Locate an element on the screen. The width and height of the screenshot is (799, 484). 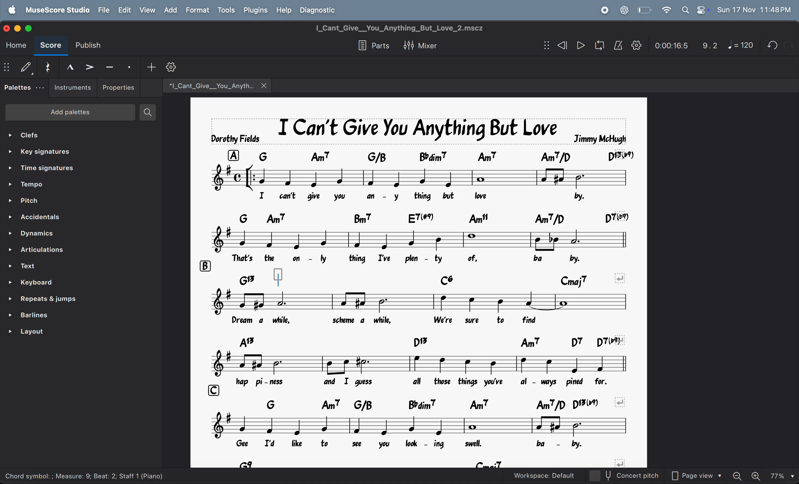
tempo is located at coordinates (75, 186).